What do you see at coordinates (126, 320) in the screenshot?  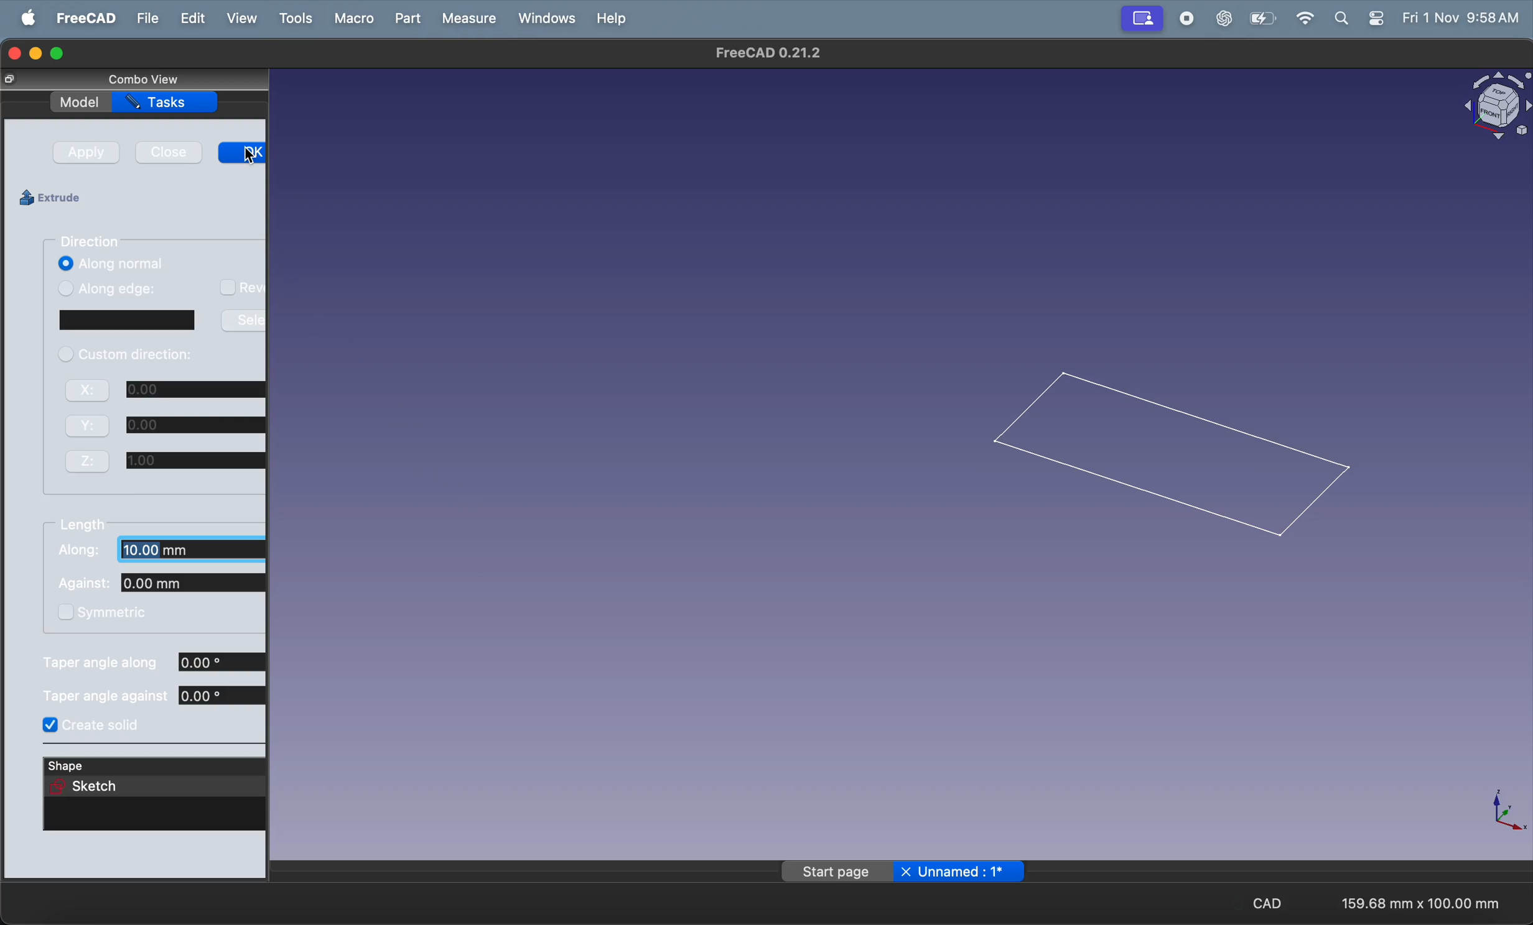 I see `sketch` at bounding box center [126, 320].